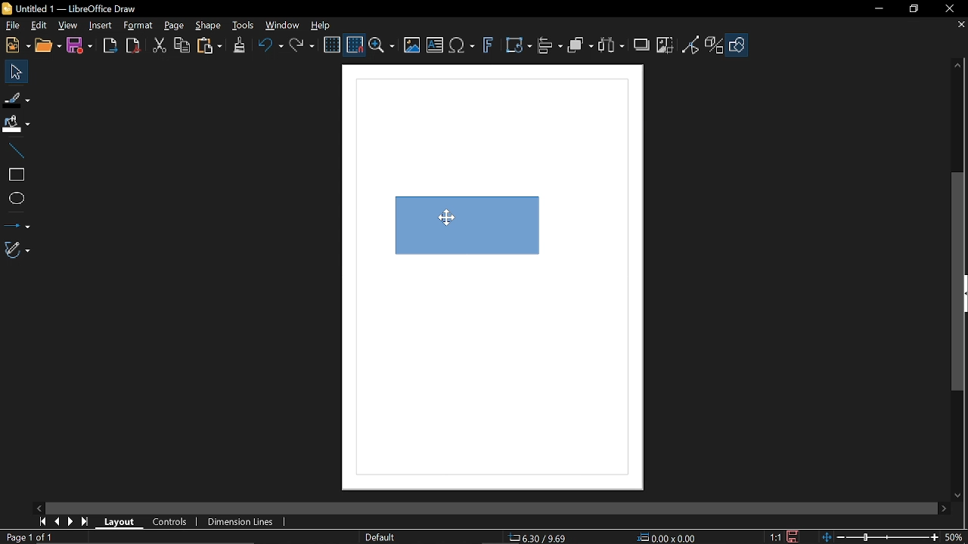 The width and height of the screenshot is (968, 544). I want to click on Move down, so click(960, 496).